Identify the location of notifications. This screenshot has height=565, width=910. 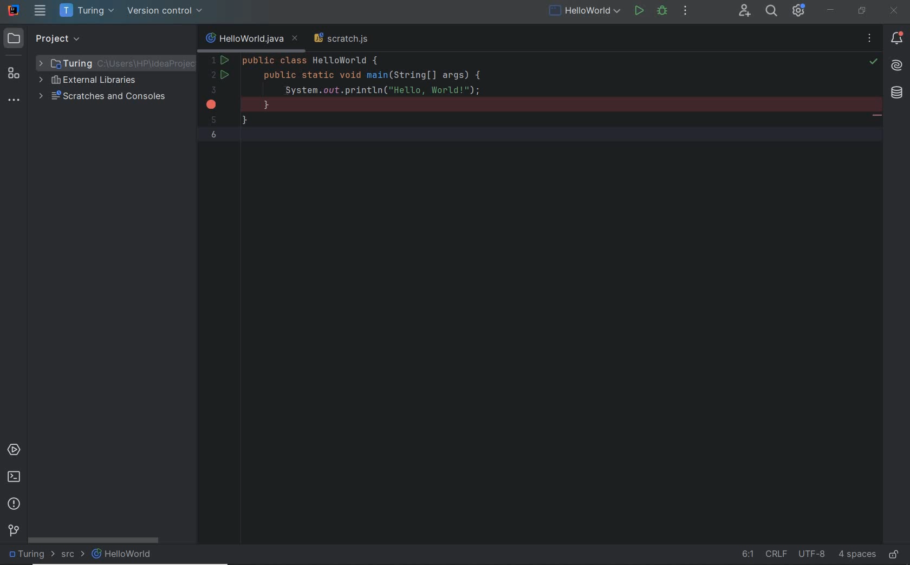
(897, 38).